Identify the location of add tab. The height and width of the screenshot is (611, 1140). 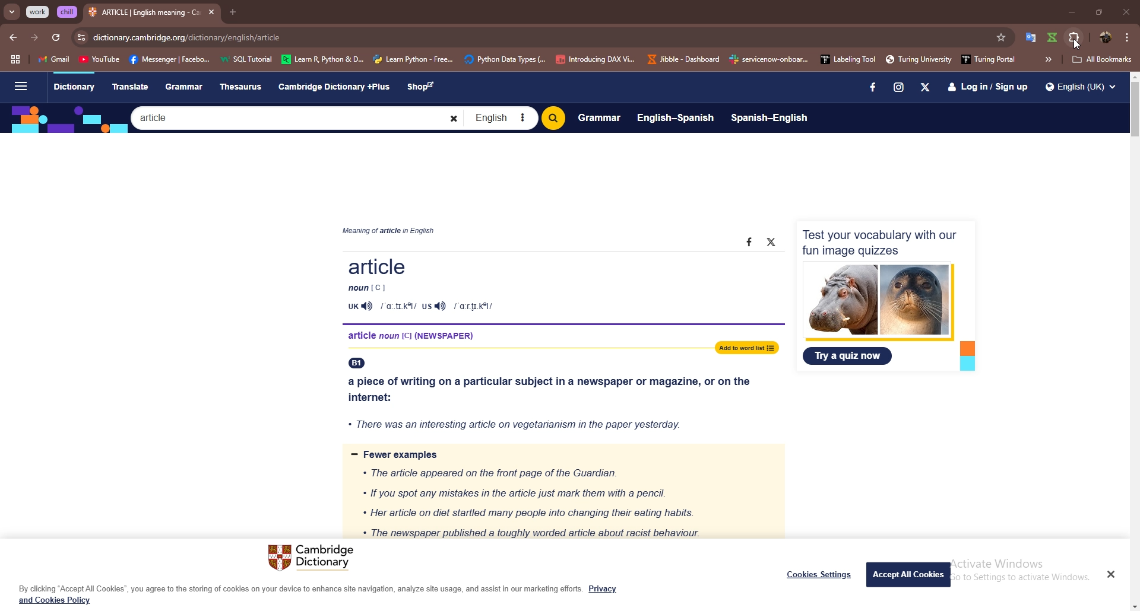
(232, 12).